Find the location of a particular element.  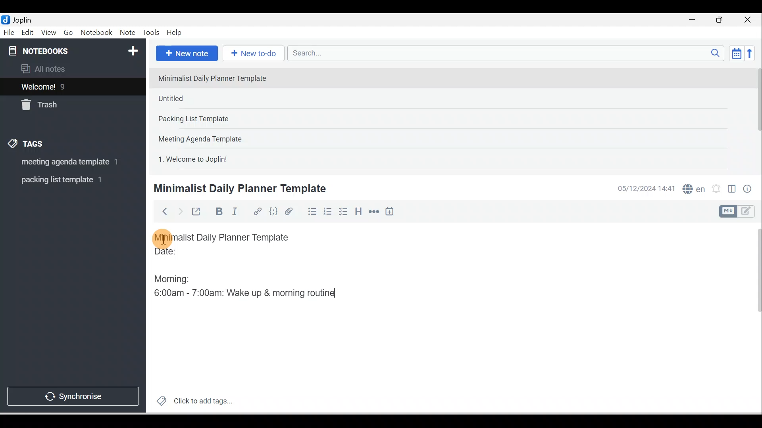

Toggle external editing is located at coordinates (197, 213).